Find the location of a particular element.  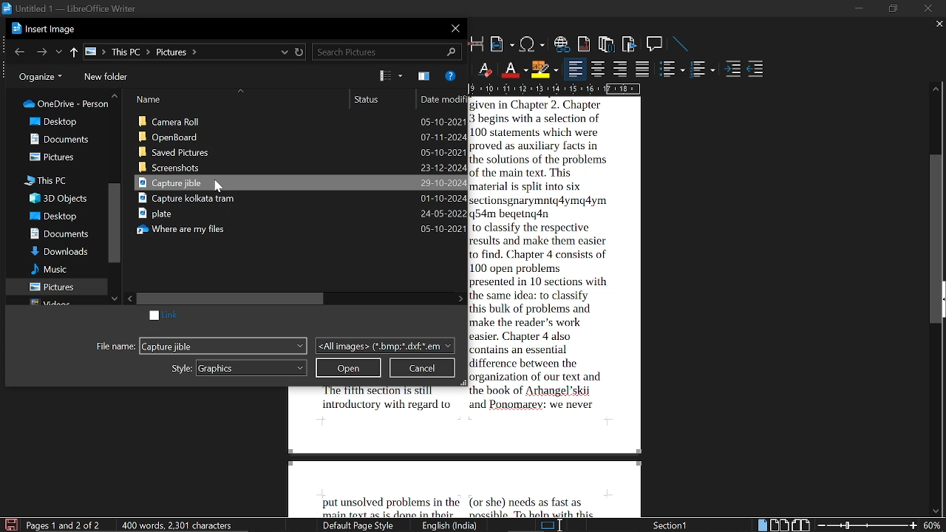

link is located at coordinates (164, 315).